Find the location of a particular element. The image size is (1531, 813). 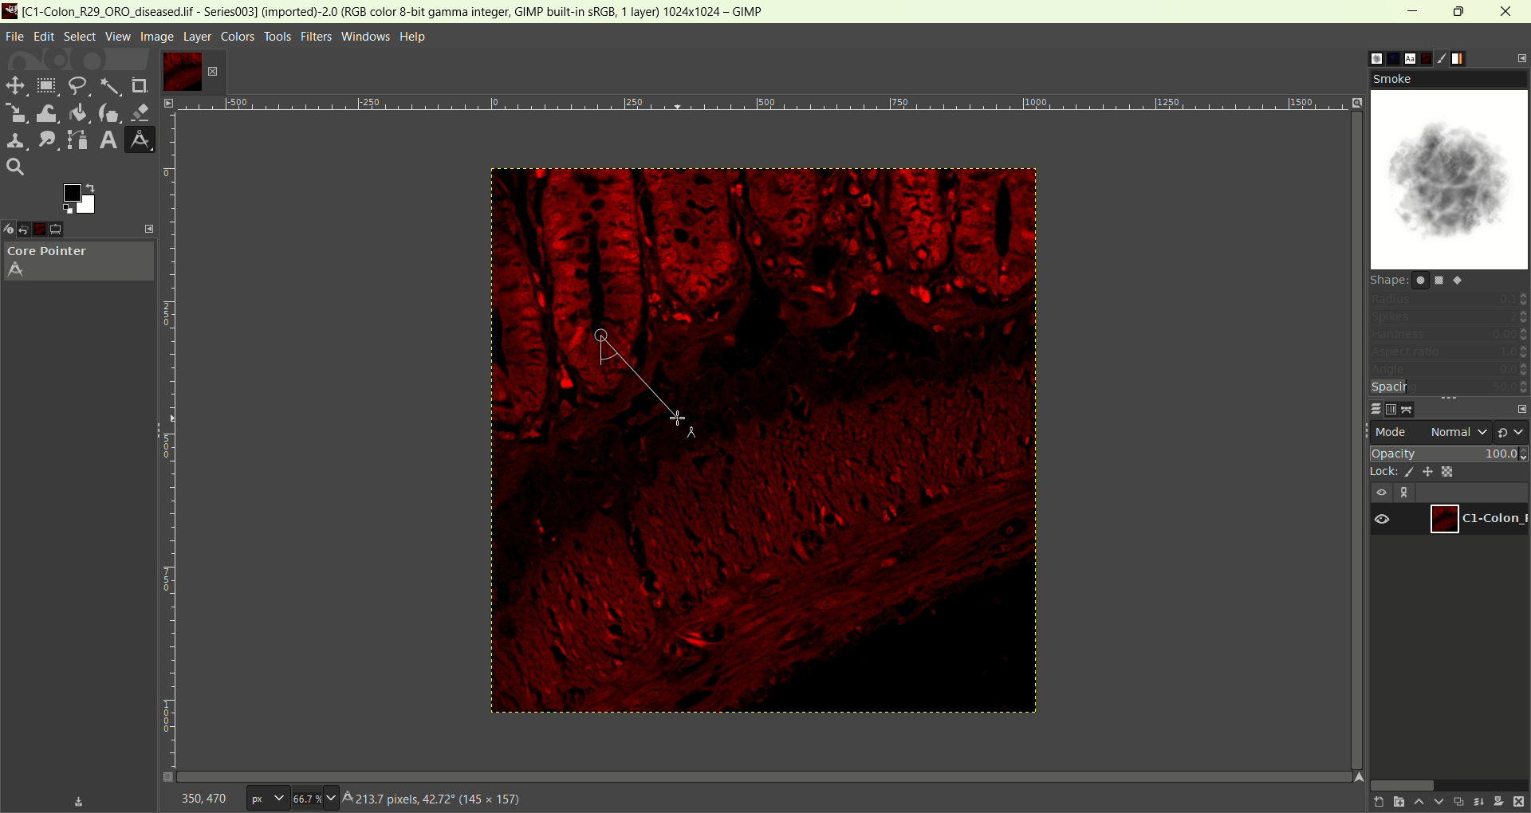

delete layer is located at coordinates (1520, 803).